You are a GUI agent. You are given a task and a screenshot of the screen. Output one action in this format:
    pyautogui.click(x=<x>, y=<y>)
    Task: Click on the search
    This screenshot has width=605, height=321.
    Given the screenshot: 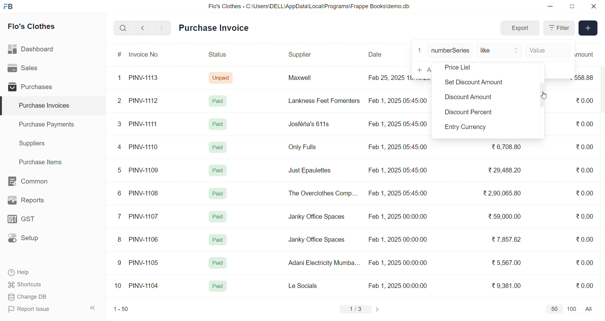 What is the action you would take?
    pyautogui.click(x=123, y=28)
    